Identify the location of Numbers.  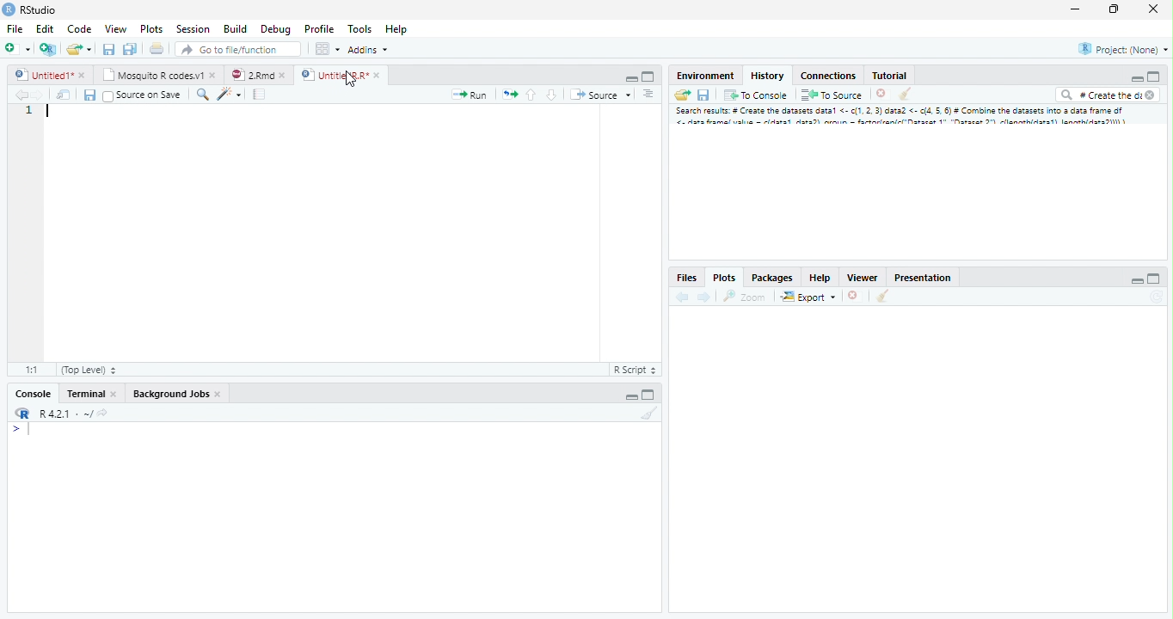
(37, 117).